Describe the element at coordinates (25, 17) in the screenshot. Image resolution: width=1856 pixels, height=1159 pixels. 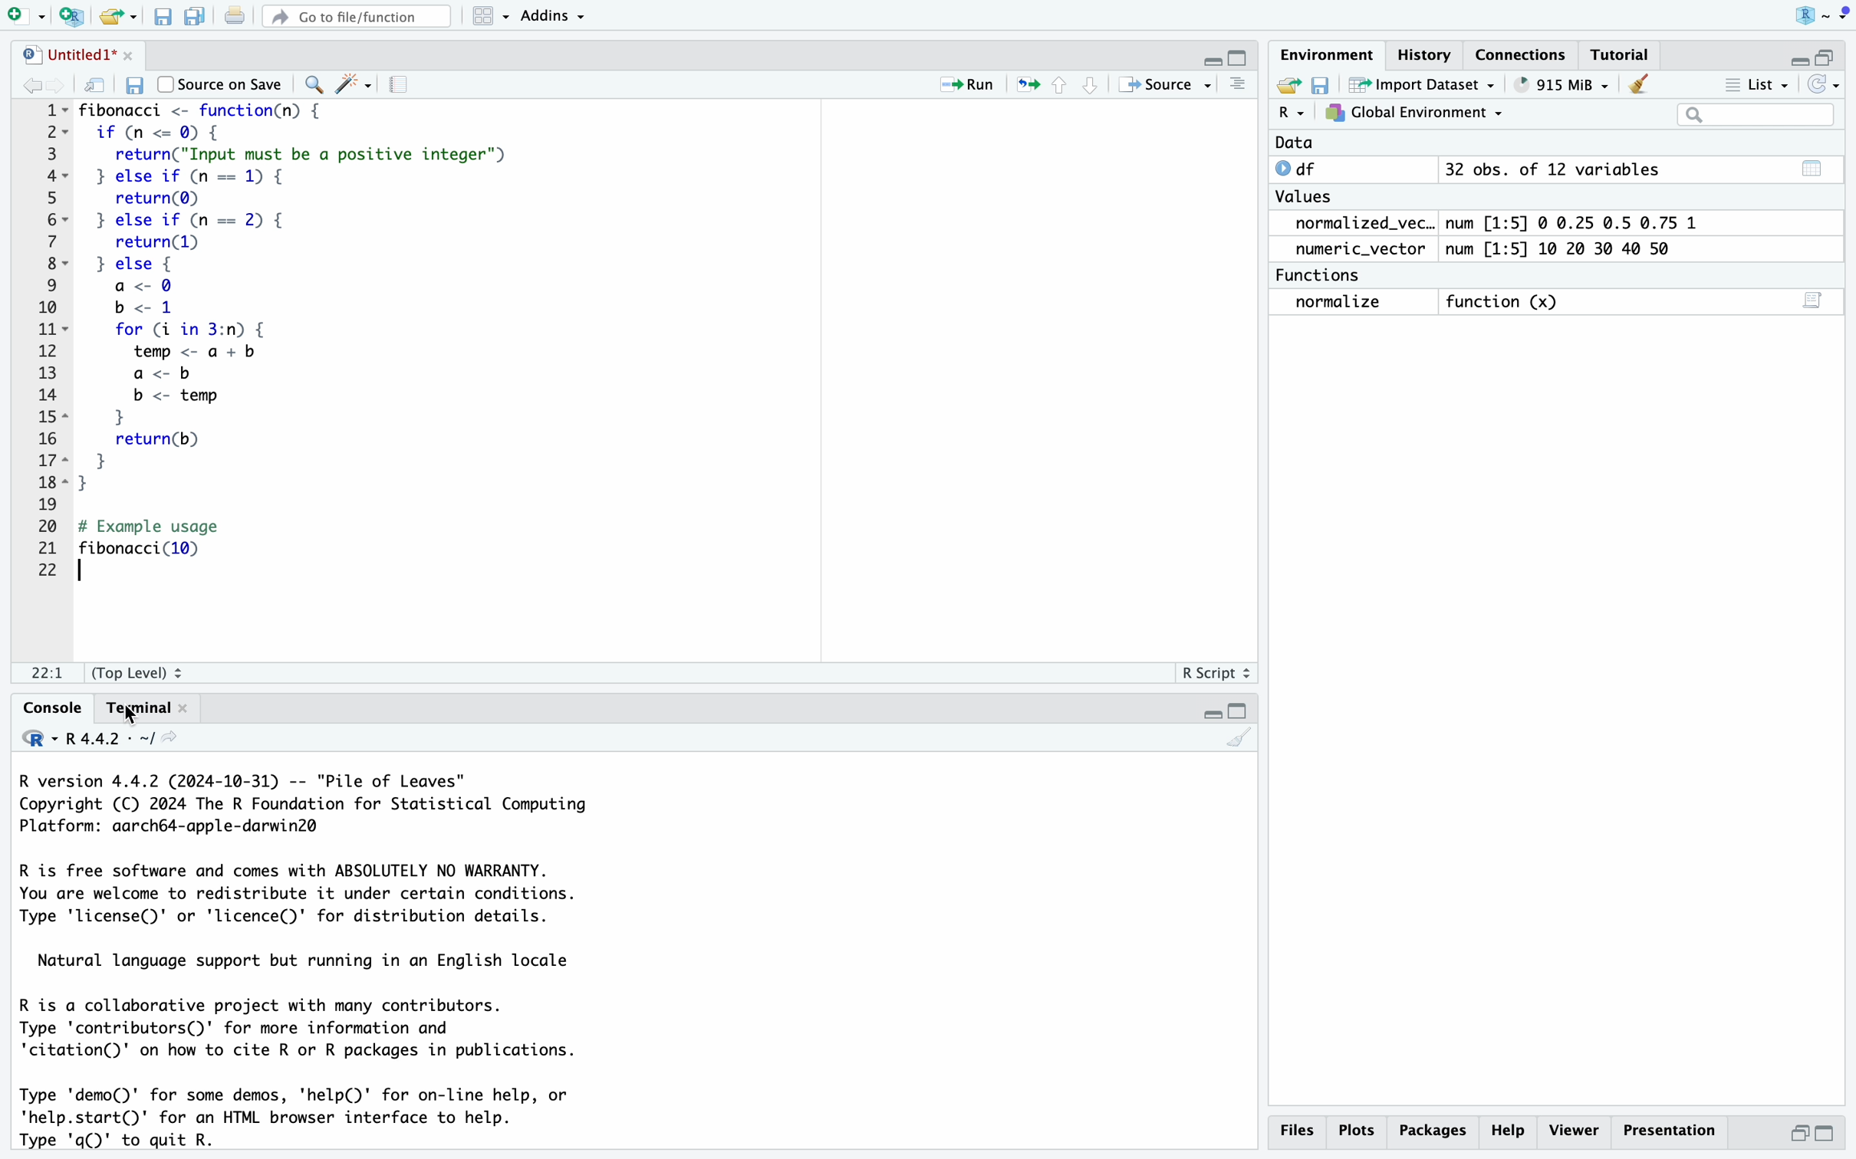
I see `new file` at that location.